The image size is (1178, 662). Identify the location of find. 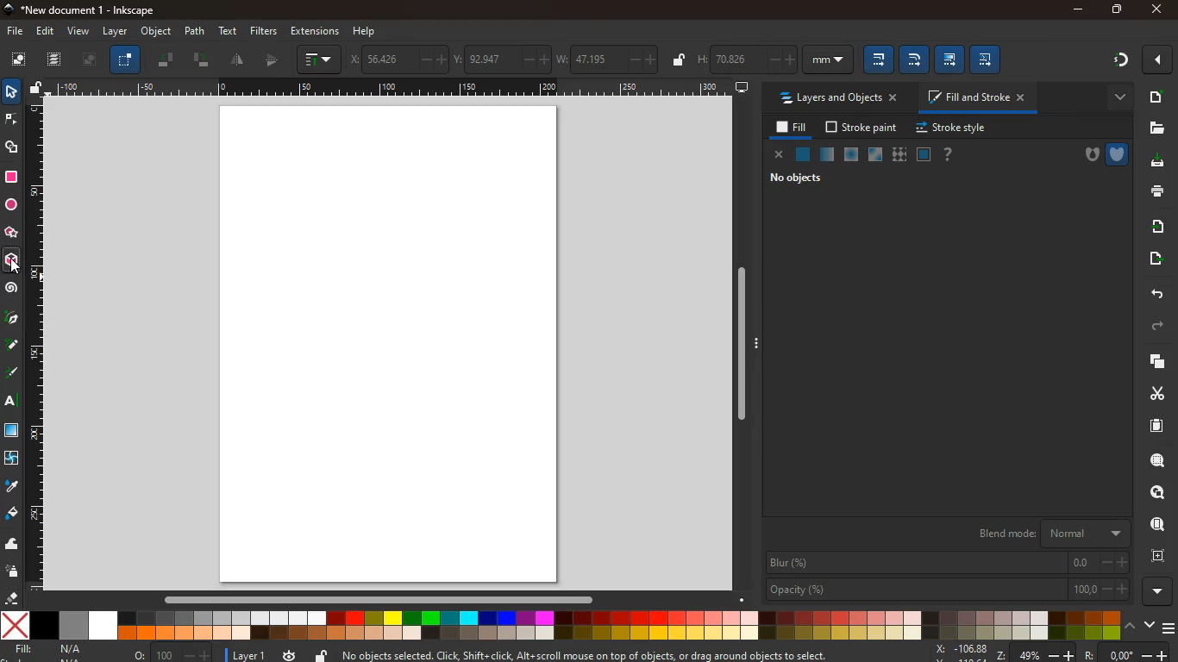
(1158, 492).